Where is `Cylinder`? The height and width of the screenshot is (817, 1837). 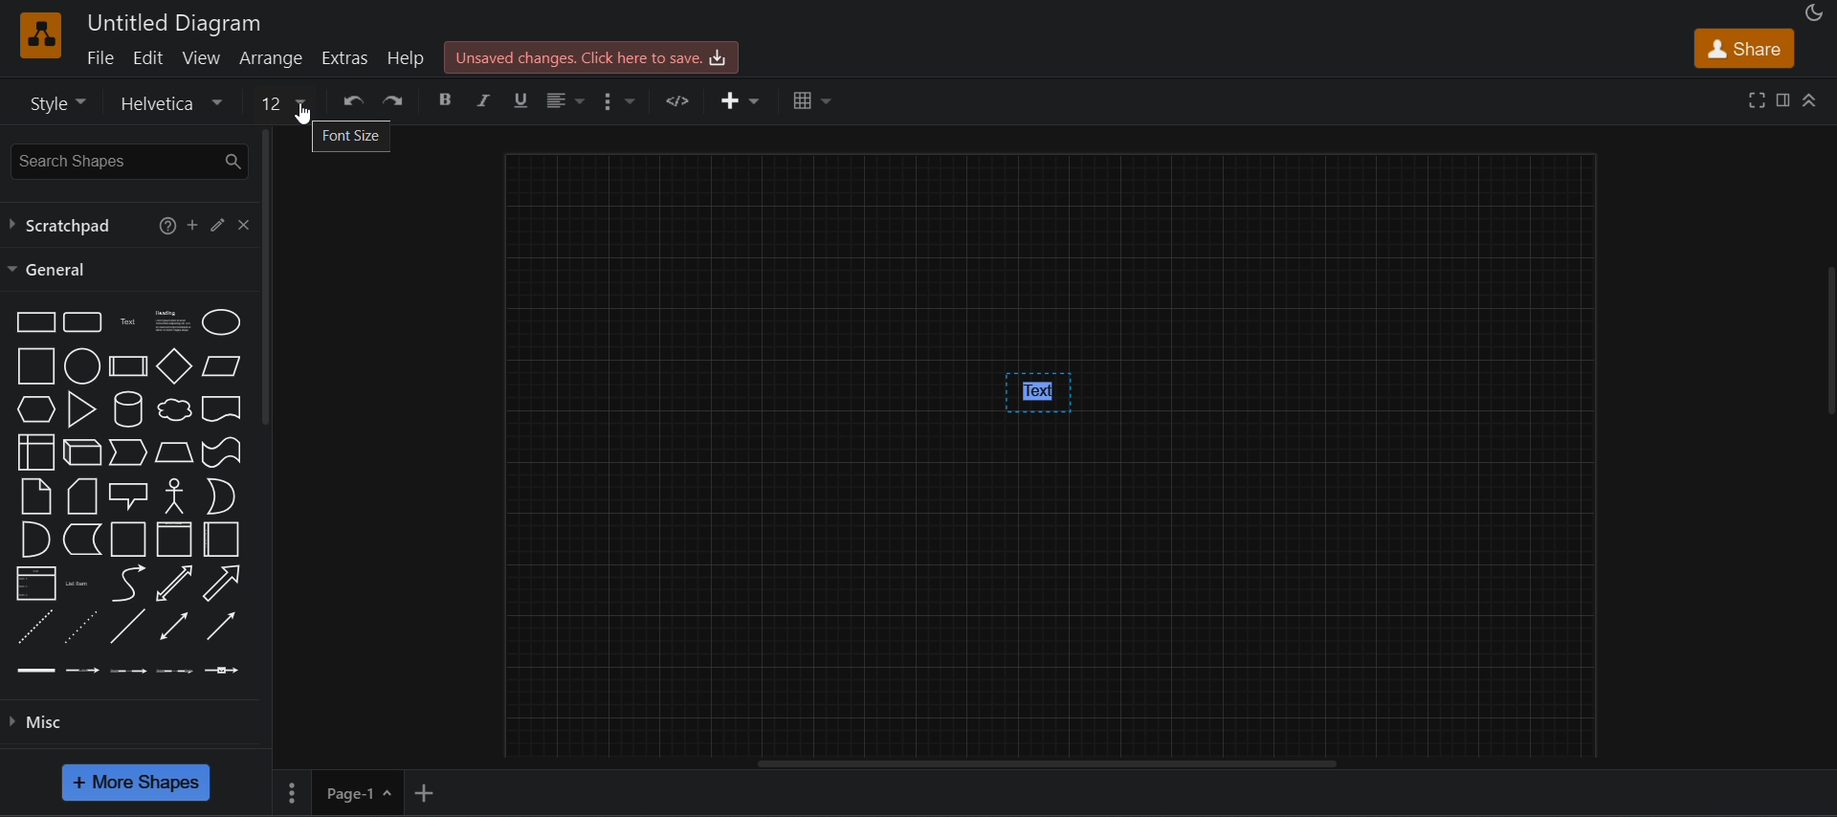
Cylinder is located at coordinates (128, 409).